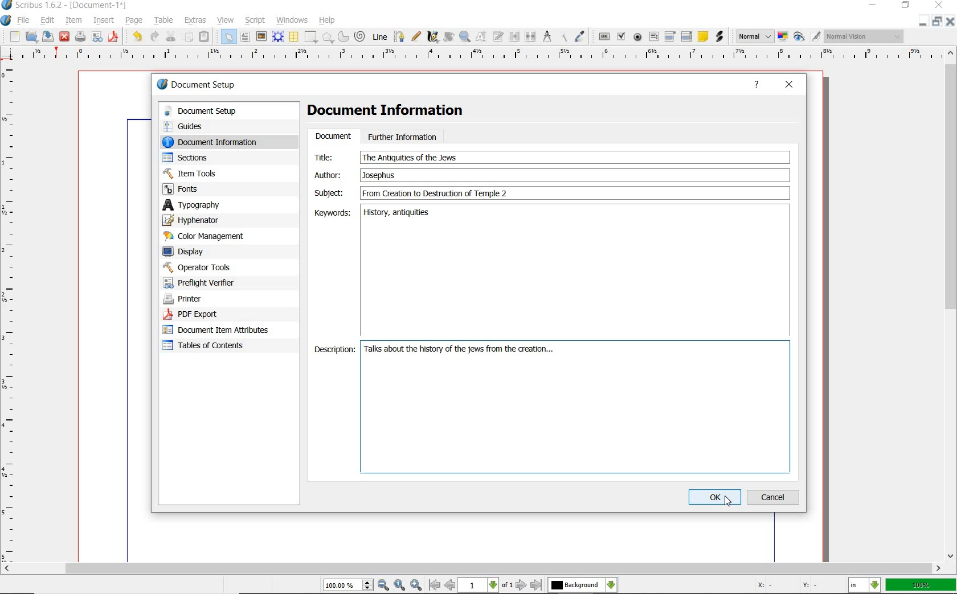 The width and height of the screenshot is (957, 594). Describe the element at coordinates (74, 21) in the screenshot. I see `item` at that location.